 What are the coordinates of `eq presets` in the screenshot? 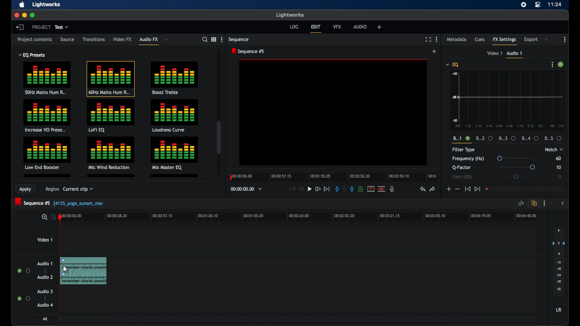 It's located at (32, 55).